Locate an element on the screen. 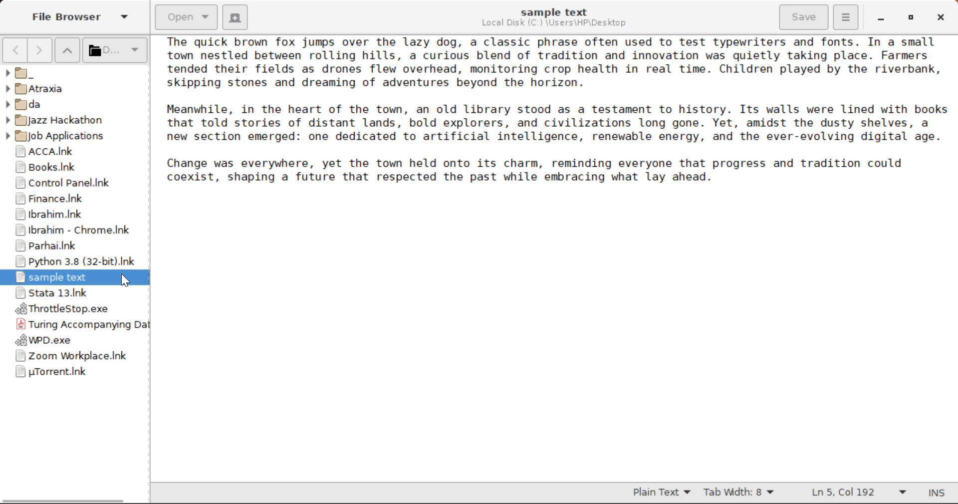 The height and width of the screenshot is (504, 958). Ibrahim Folder Shortcut Link is located at coordinates (74, 215).